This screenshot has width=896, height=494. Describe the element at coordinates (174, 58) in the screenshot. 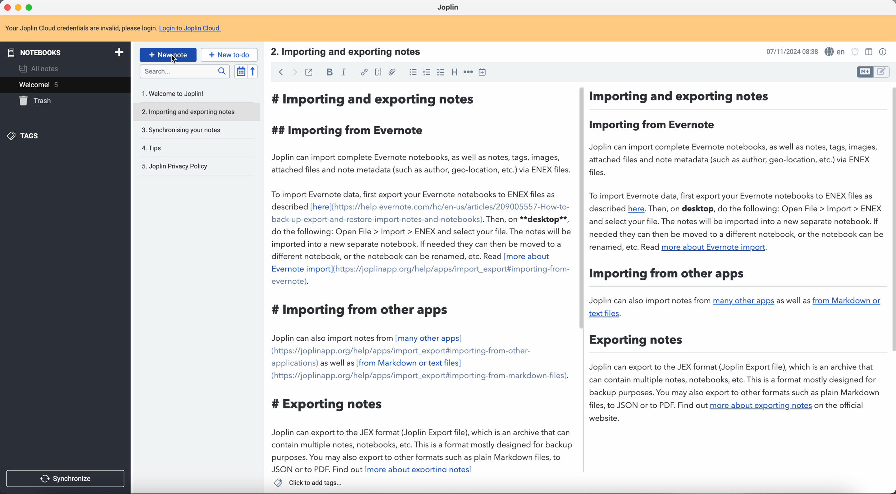

I see `Cursor` at that location.